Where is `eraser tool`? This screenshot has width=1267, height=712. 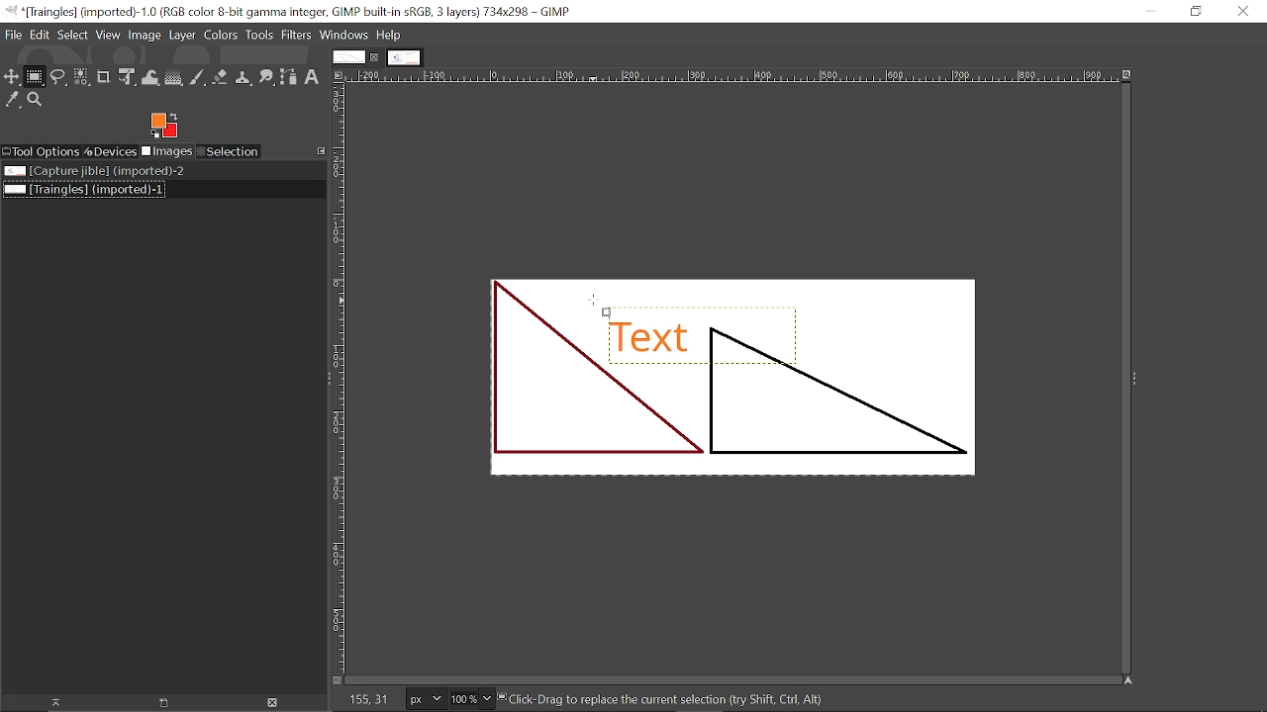 eraser tool is located at coordinates (221, 79).